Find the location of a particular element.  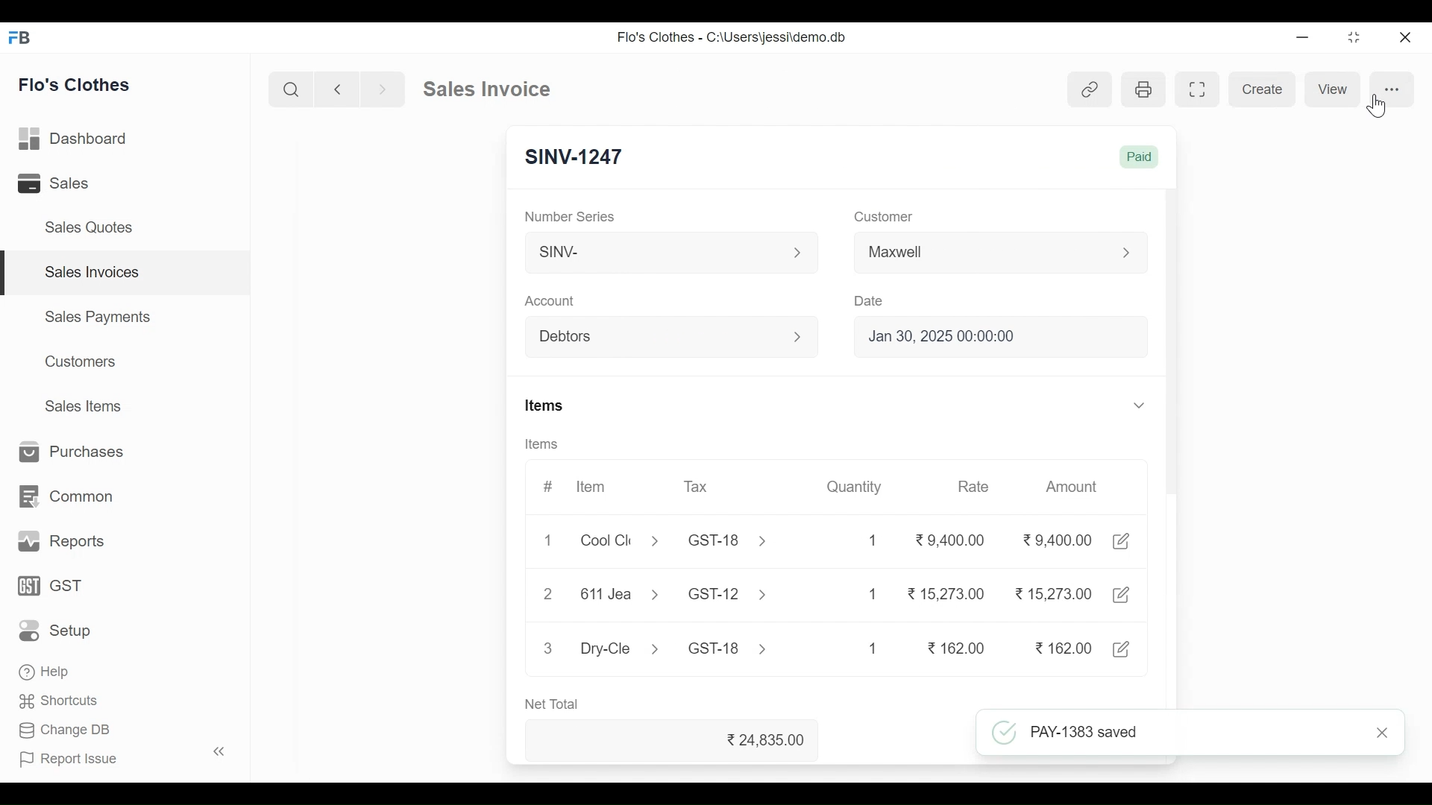

Amount is located at coordinates (1070, 485).